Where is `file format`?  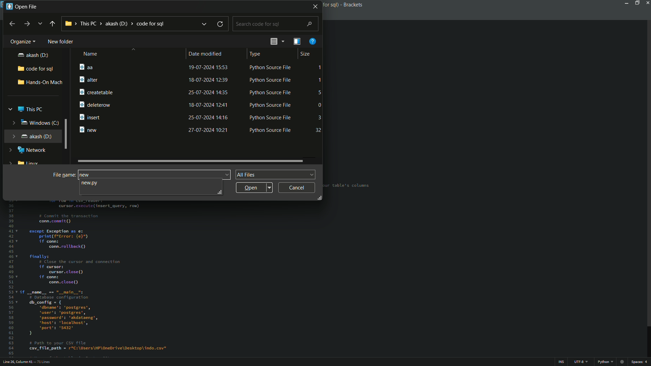 file format is located at coordinates (276, 175).